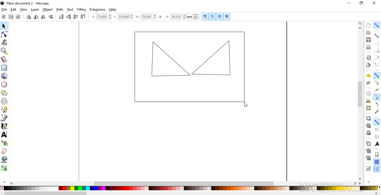 This screenshot has width=381, height=195. What do you see at coordinates (377, 104) in the screenshot?
I see `snap smooth nodes` at bounding box center [377, 104].